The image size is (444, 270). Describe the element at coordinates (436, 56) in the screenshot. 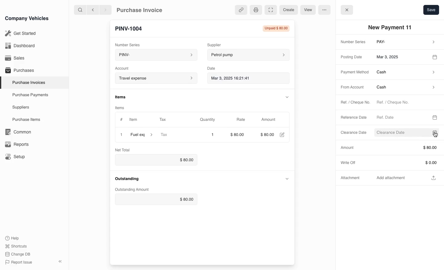

I see `calender` at that location.